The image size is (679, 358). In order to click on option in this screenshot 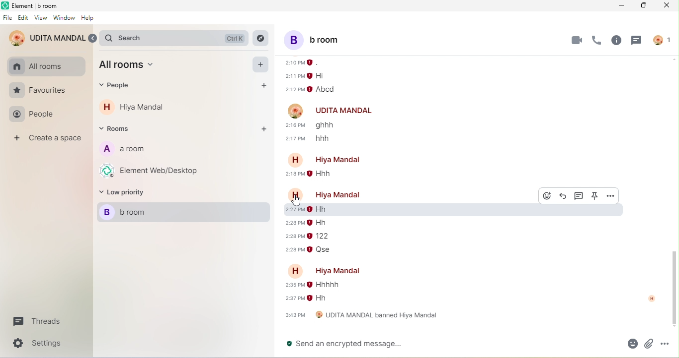, I will do `click(665, 345)`.